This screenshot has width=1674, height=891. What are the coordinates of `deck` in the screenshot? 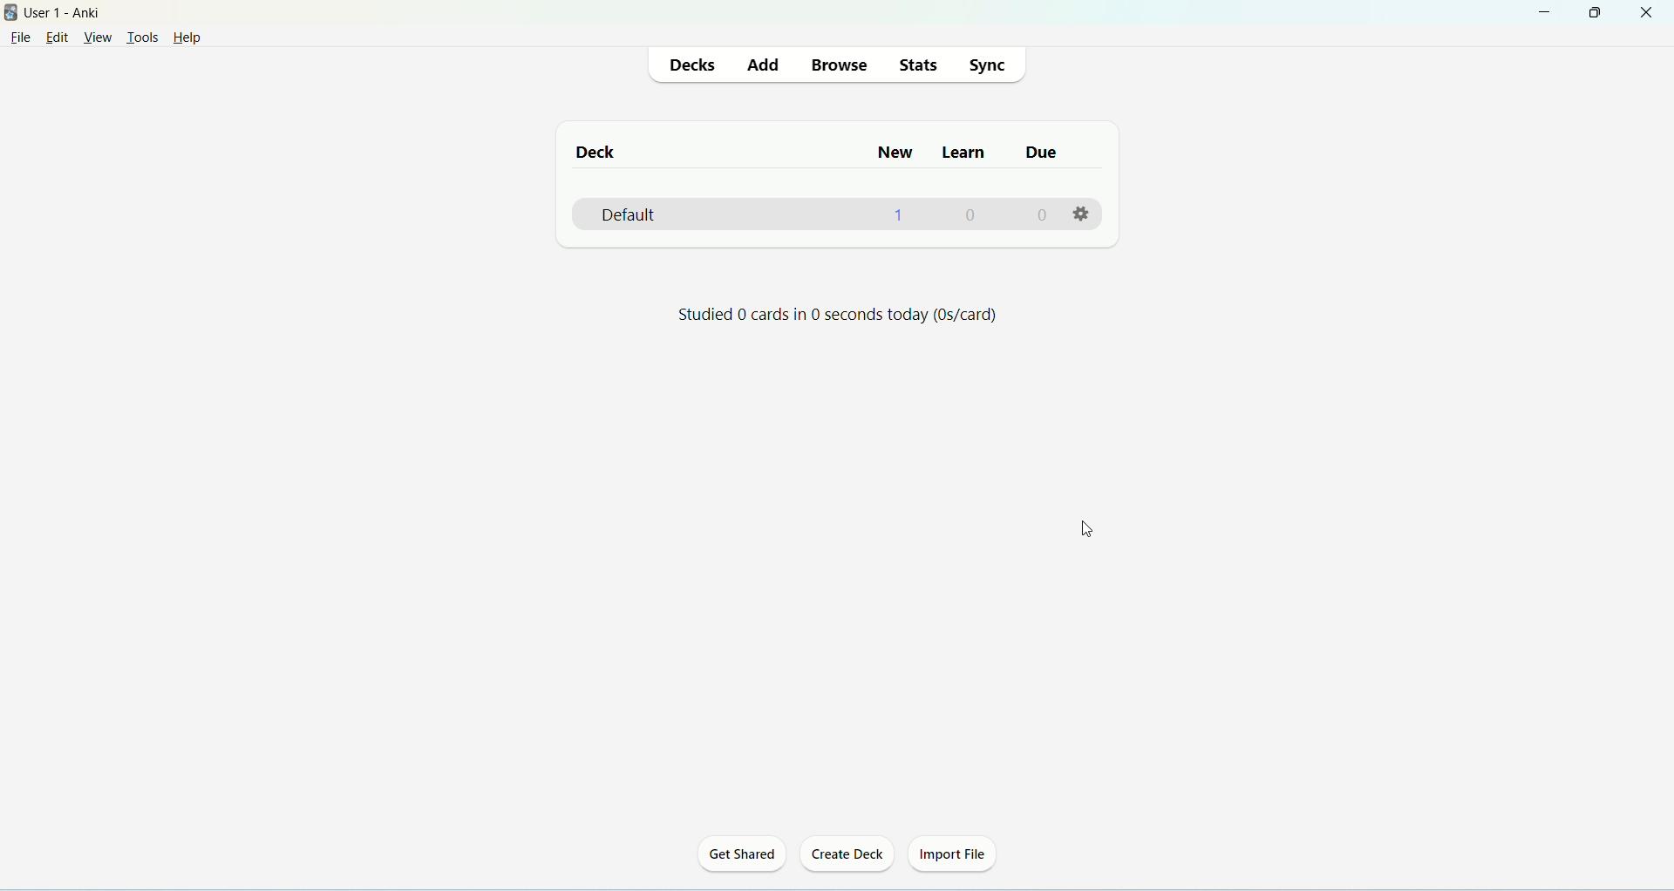 It's located at (603, 149).